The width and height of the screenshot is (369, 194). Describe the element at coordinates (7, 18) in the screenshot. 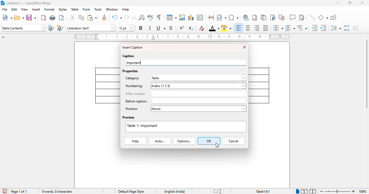

I see `new` at that location.